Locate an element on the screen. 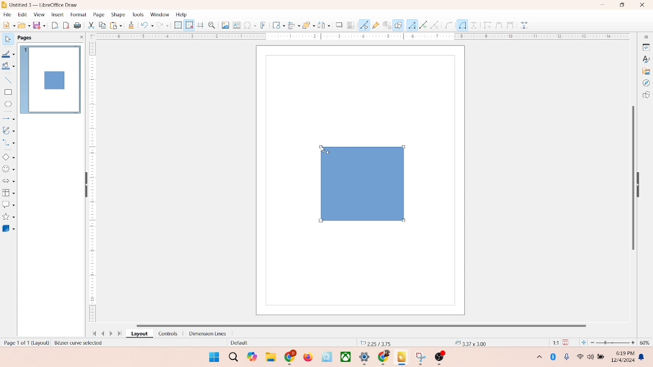  Combine tool is located at coordinates (510, 24).